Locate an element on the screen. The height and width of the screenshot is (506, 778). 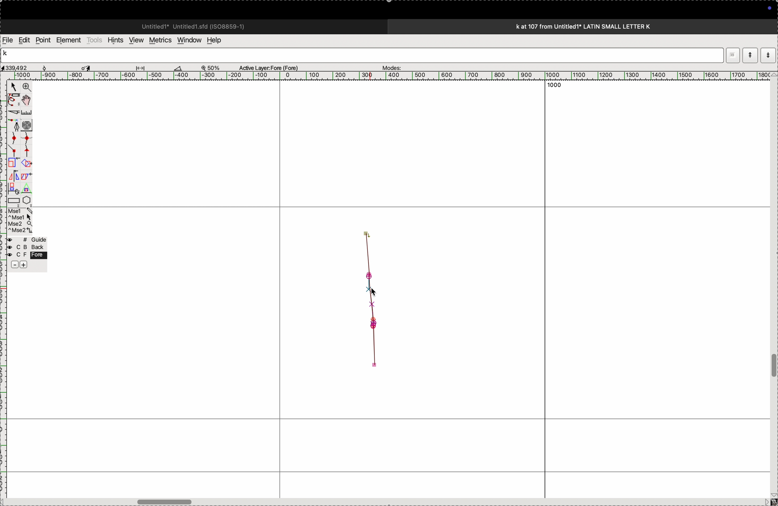
modes is located at coordinates (390, 66).